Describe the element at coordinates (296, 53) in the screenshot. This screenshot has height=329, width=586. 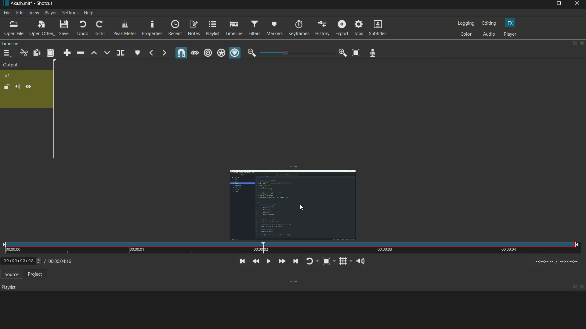
I see `adjustment bar` at that location.